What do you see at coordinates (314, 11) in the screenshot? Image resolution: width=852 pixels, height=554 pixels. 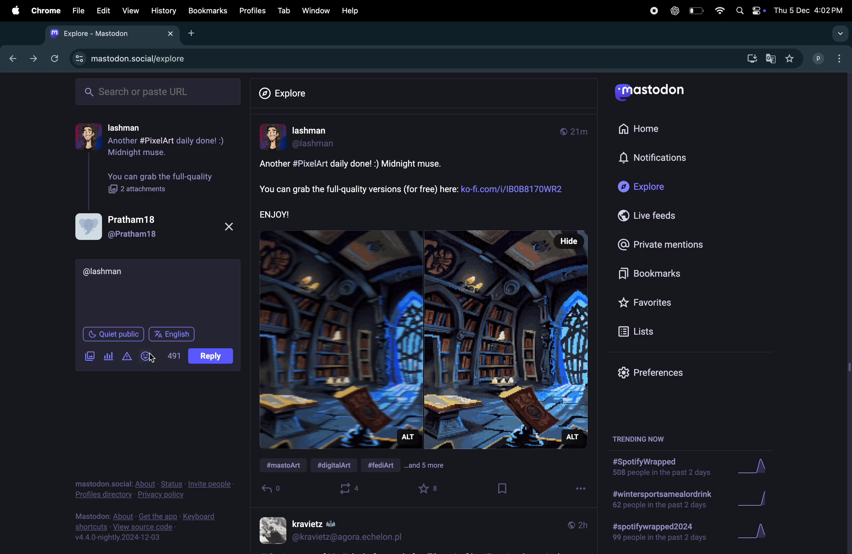 I see `Window` at bounding box center [314, 11].